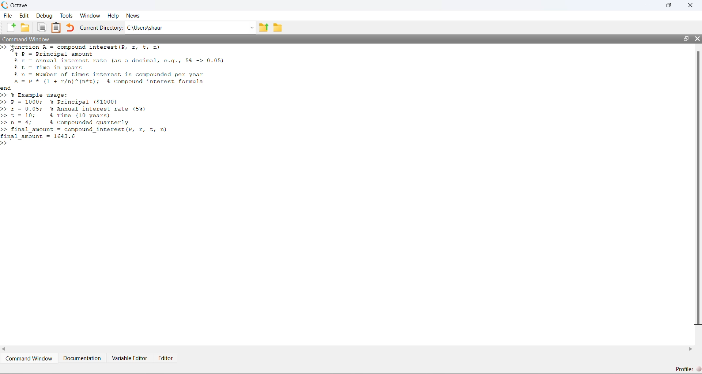 The width and height of the screenshot is (702, 374). Describe the element at coordinates (669, 5) in the screenshot. I see `maximize` at that location.